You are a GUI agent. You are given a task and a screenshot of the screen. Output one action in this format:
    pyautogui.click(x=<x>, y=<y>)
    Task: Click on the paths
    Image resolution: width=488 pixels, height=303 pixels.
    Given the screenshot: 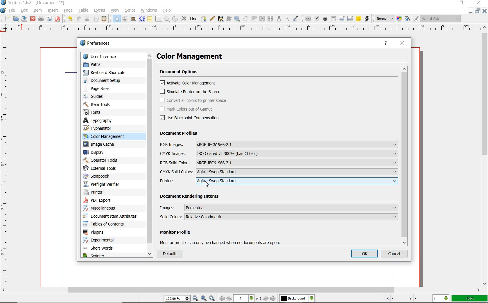 What is the action you would take?
    pyautogui.click(x=103, y=64)
    